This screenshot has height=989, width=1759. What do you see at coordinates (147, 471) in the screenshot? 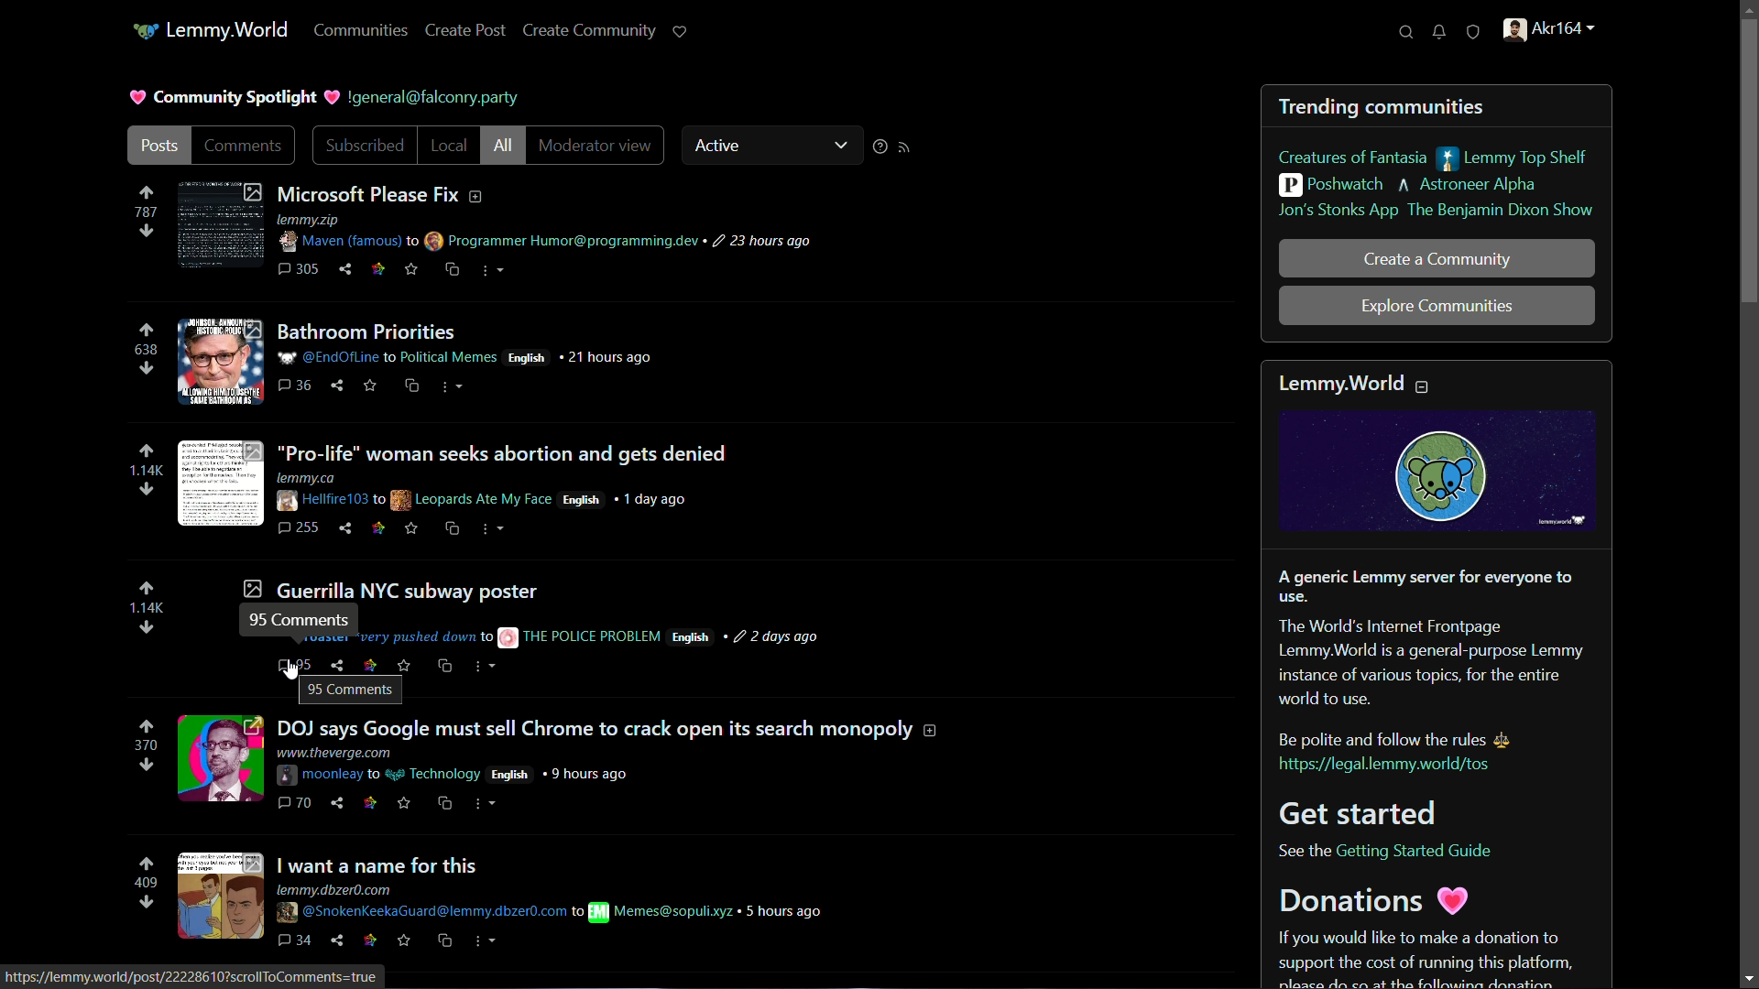
I see `number of votes` at bounding box center [147, 471].